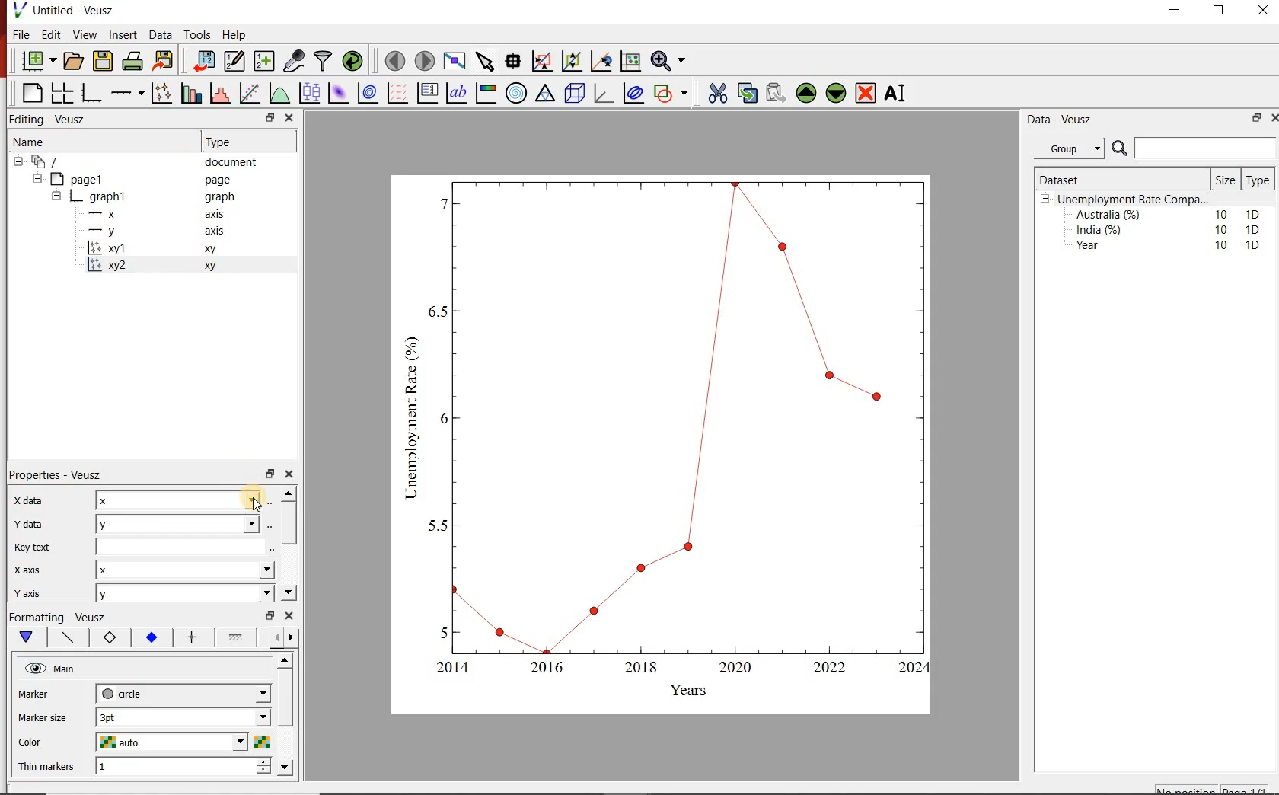 The width and height of the screenshot is (1279, 795). What do you see at coordinates (66, 669) in the screenshot?
I see `Main` at bounding box center [66, 669].